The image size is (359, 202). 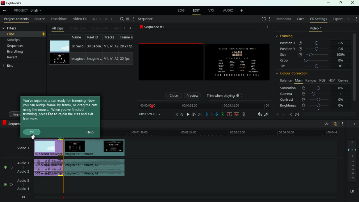 What do you see at coordinates (128, 19) in the screenshot?
I see `menu` at bounding box center [128, 19].